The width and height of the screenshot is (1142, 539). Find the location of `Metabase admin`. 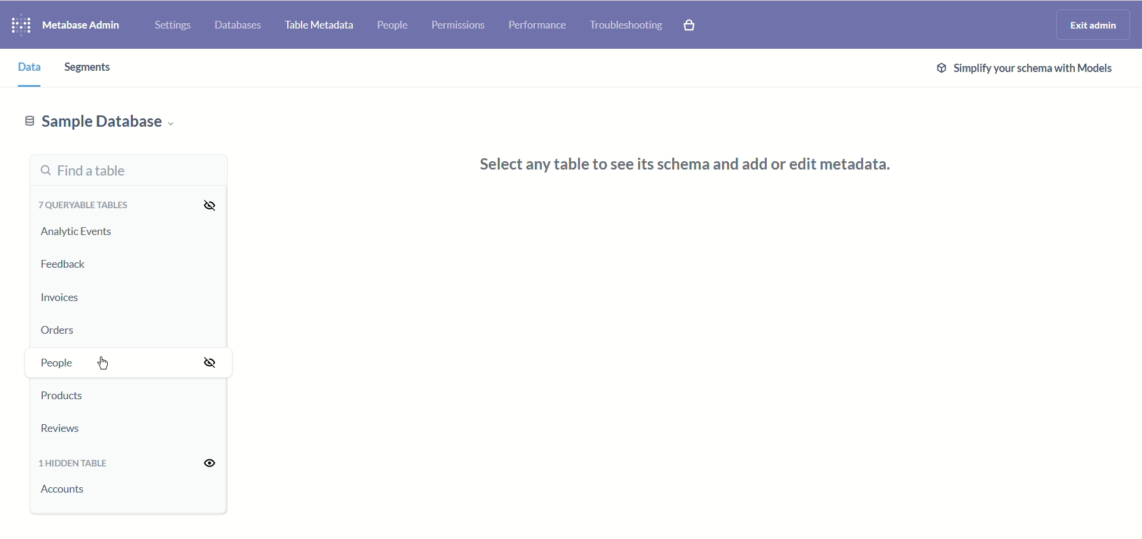

Metabase admin is located at coordinates (84, 23).